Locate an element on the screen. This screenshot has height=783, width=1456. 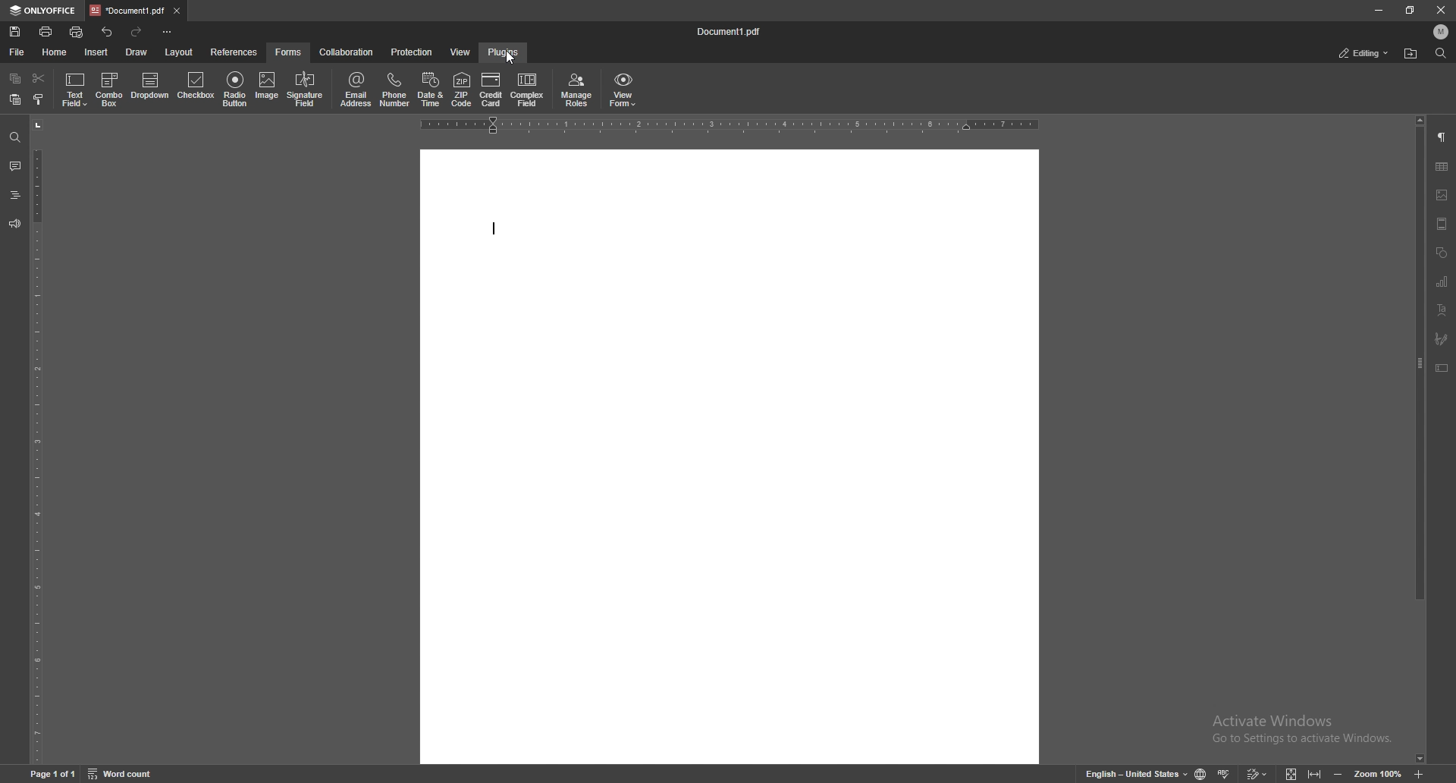
chart is located at coordinates (1443, 282).